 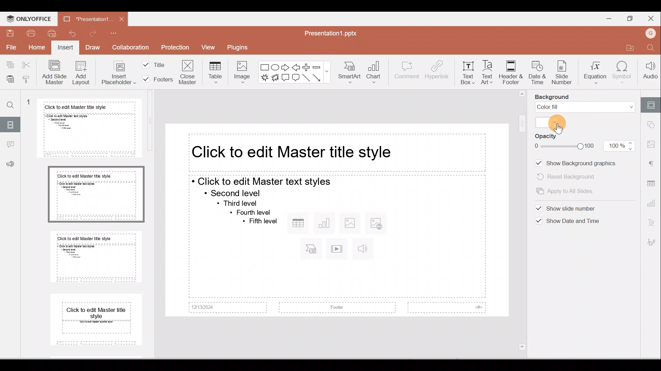 I want to click on Plugins, so click(x=244, y=48).